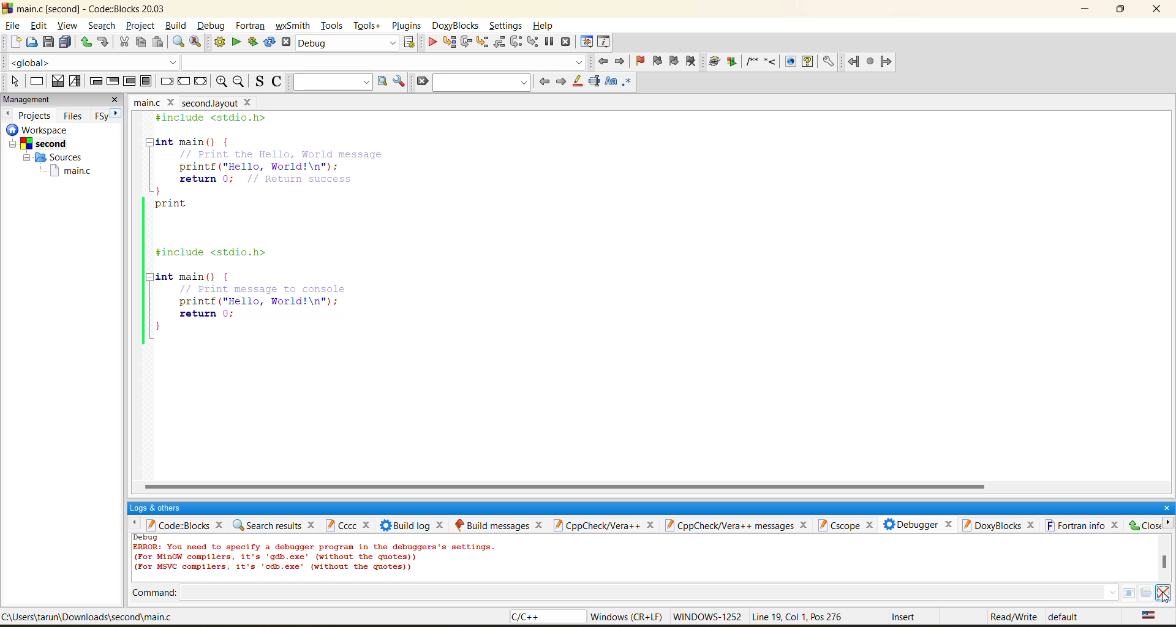  What do you see at coordinates (481, 84) in the screenshot?
I see `search` at bounding box center [481, 84].